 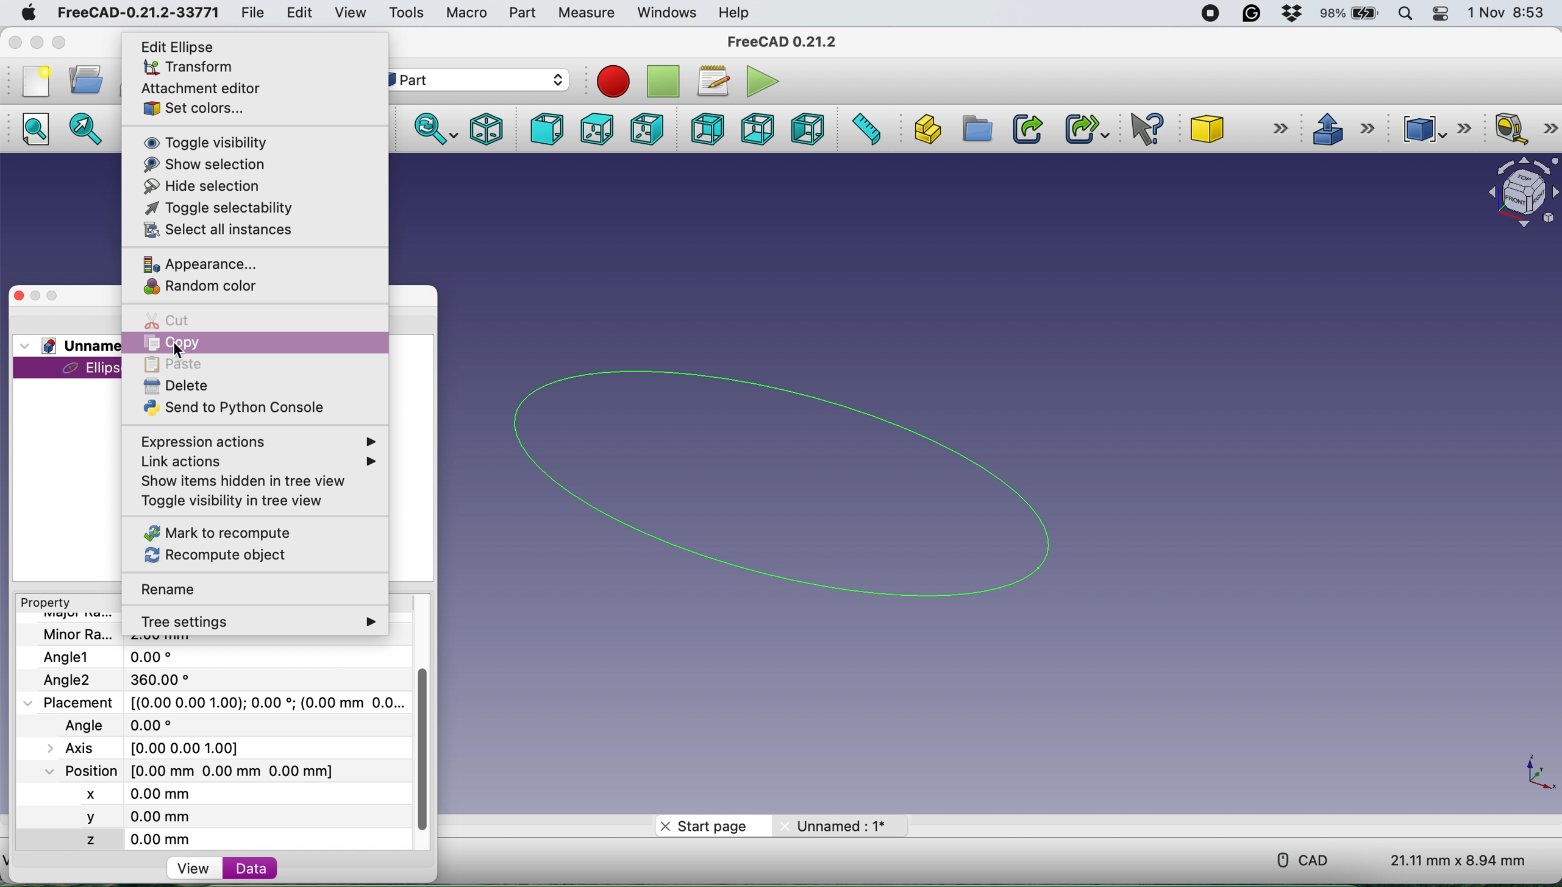 I want to click on macros, so click(x=713, y=79).